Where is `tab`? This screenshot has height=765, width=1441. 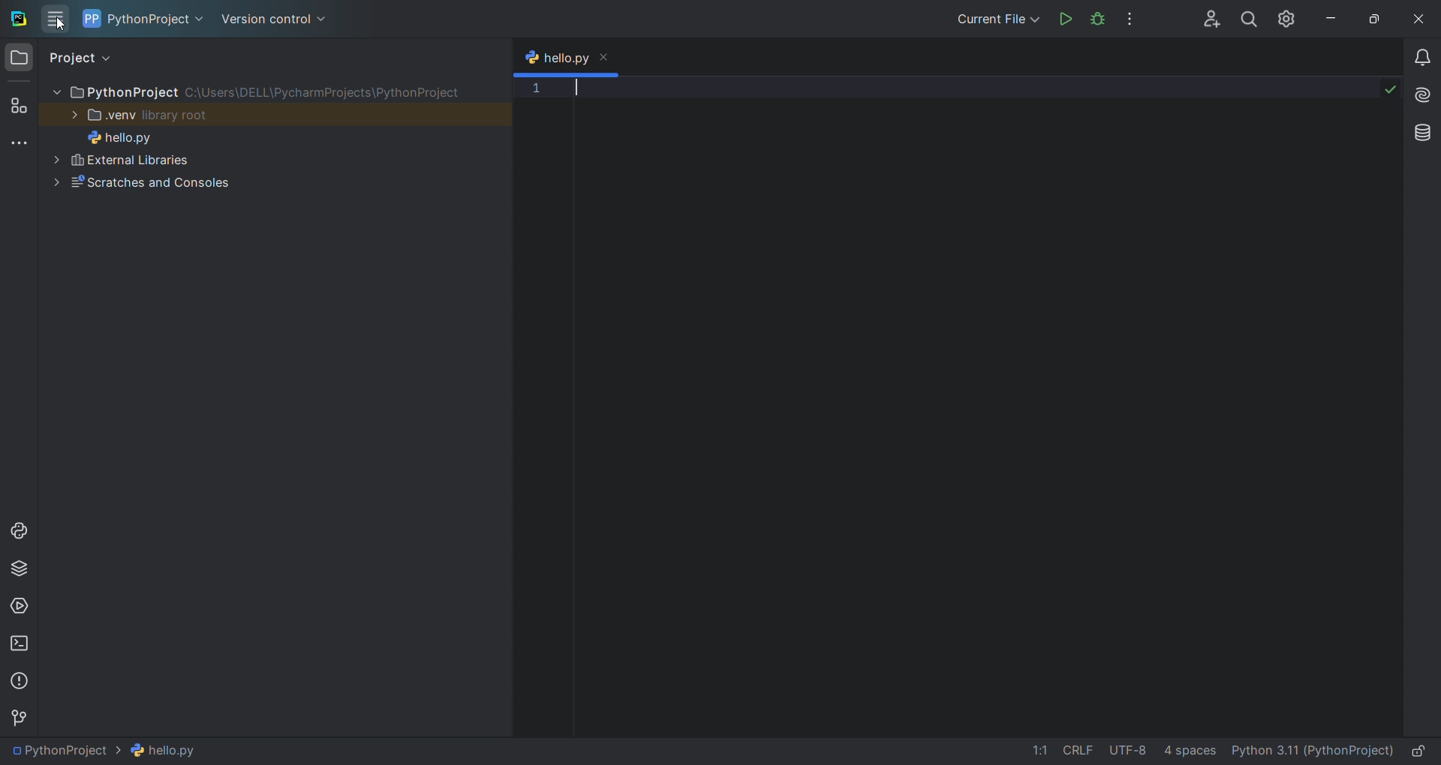 tab is located at coordinates (567, 59).